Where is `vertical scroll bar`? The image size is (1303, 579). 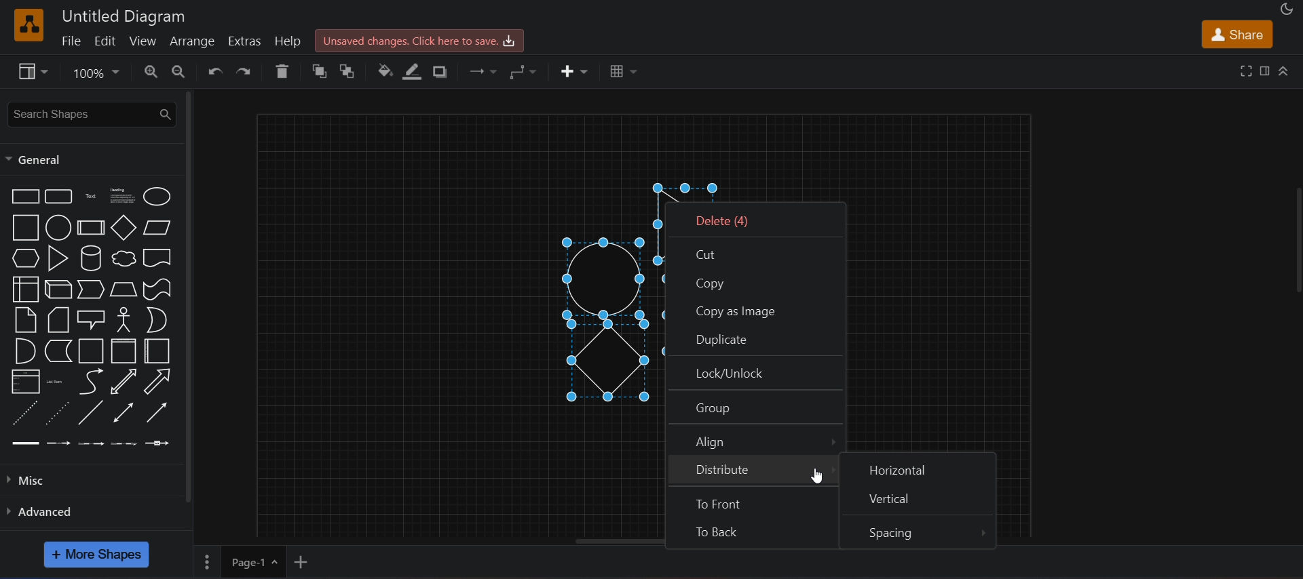 vertical scroll bar is located at coordinates (188, 296).